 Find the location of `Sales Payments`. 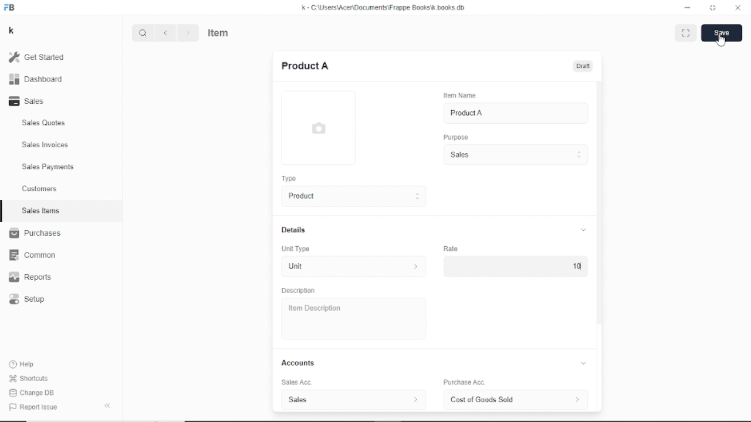

Sales Payments is located at coordinates (49, 166).